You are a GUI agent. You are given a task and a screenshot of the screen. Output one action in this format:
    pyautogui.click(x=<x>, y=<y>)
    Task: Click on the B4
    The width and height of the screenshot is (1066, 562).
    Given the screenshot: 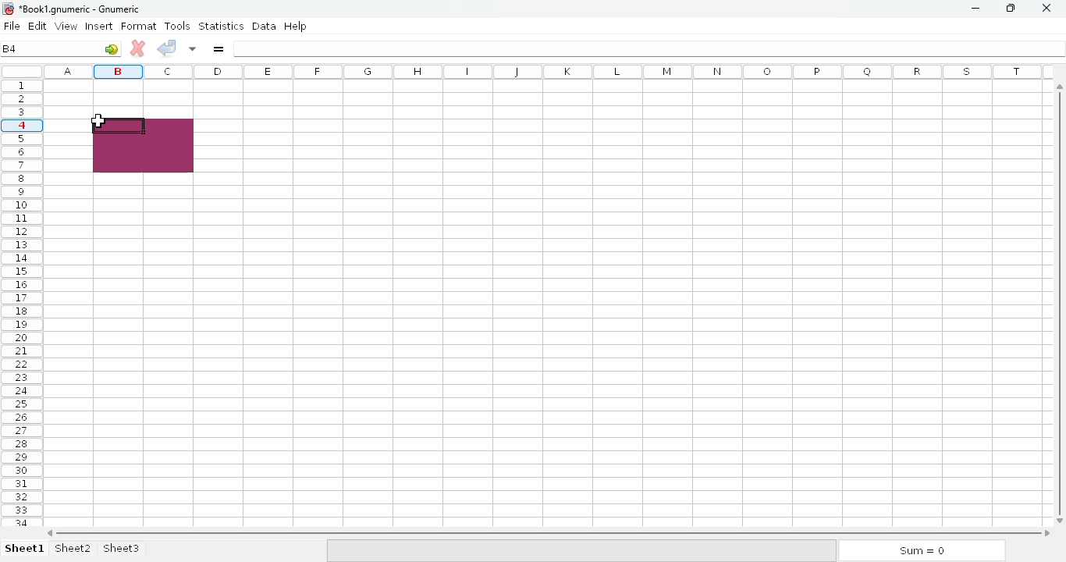 What is the action you would take?
    pyautogui.click(x=10, y=48)
    